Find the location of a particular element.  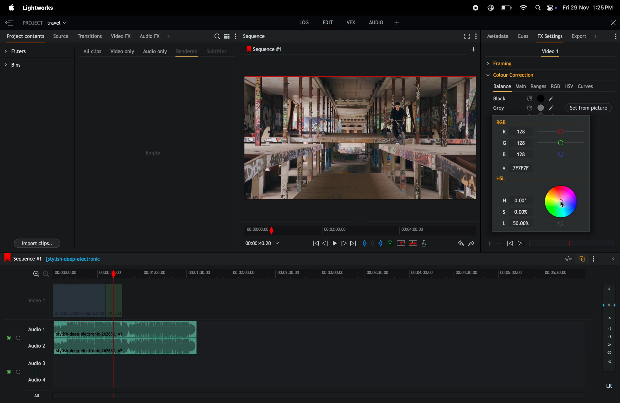

all is located at coordinates (36, 395).